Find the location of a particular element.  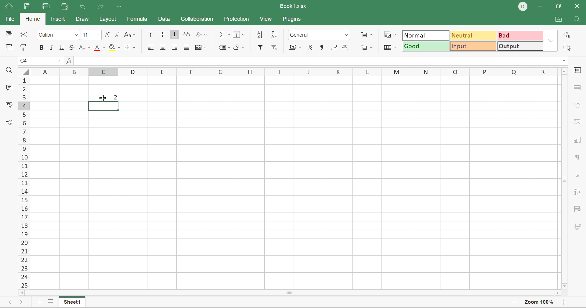

Find is located at coordinates (577, 19).